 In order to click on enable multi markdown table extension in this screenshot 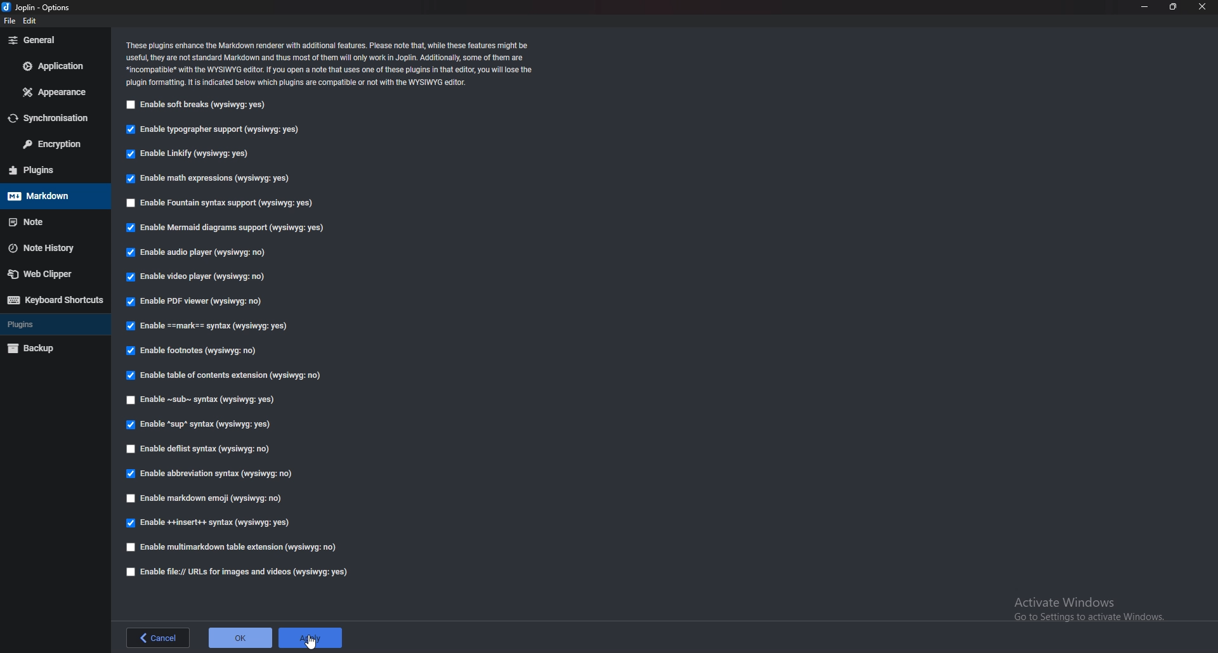, I will do `click(238, 546)`.